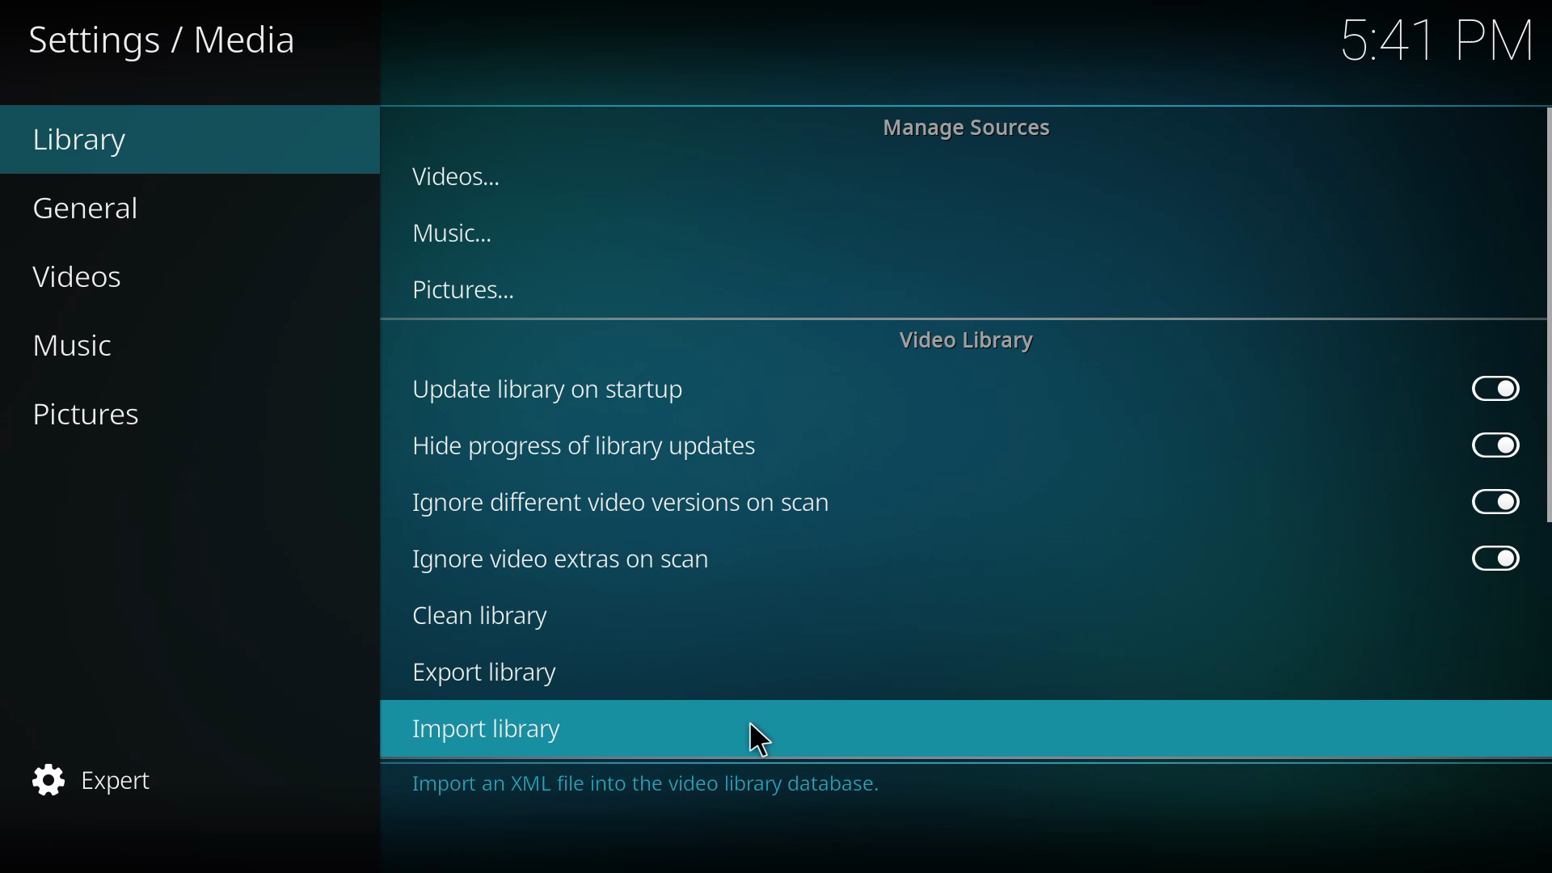 The image size is (1552, 873). Describe the element at coordinates (92, 779) in the screenshot. I see `expert` at that location.